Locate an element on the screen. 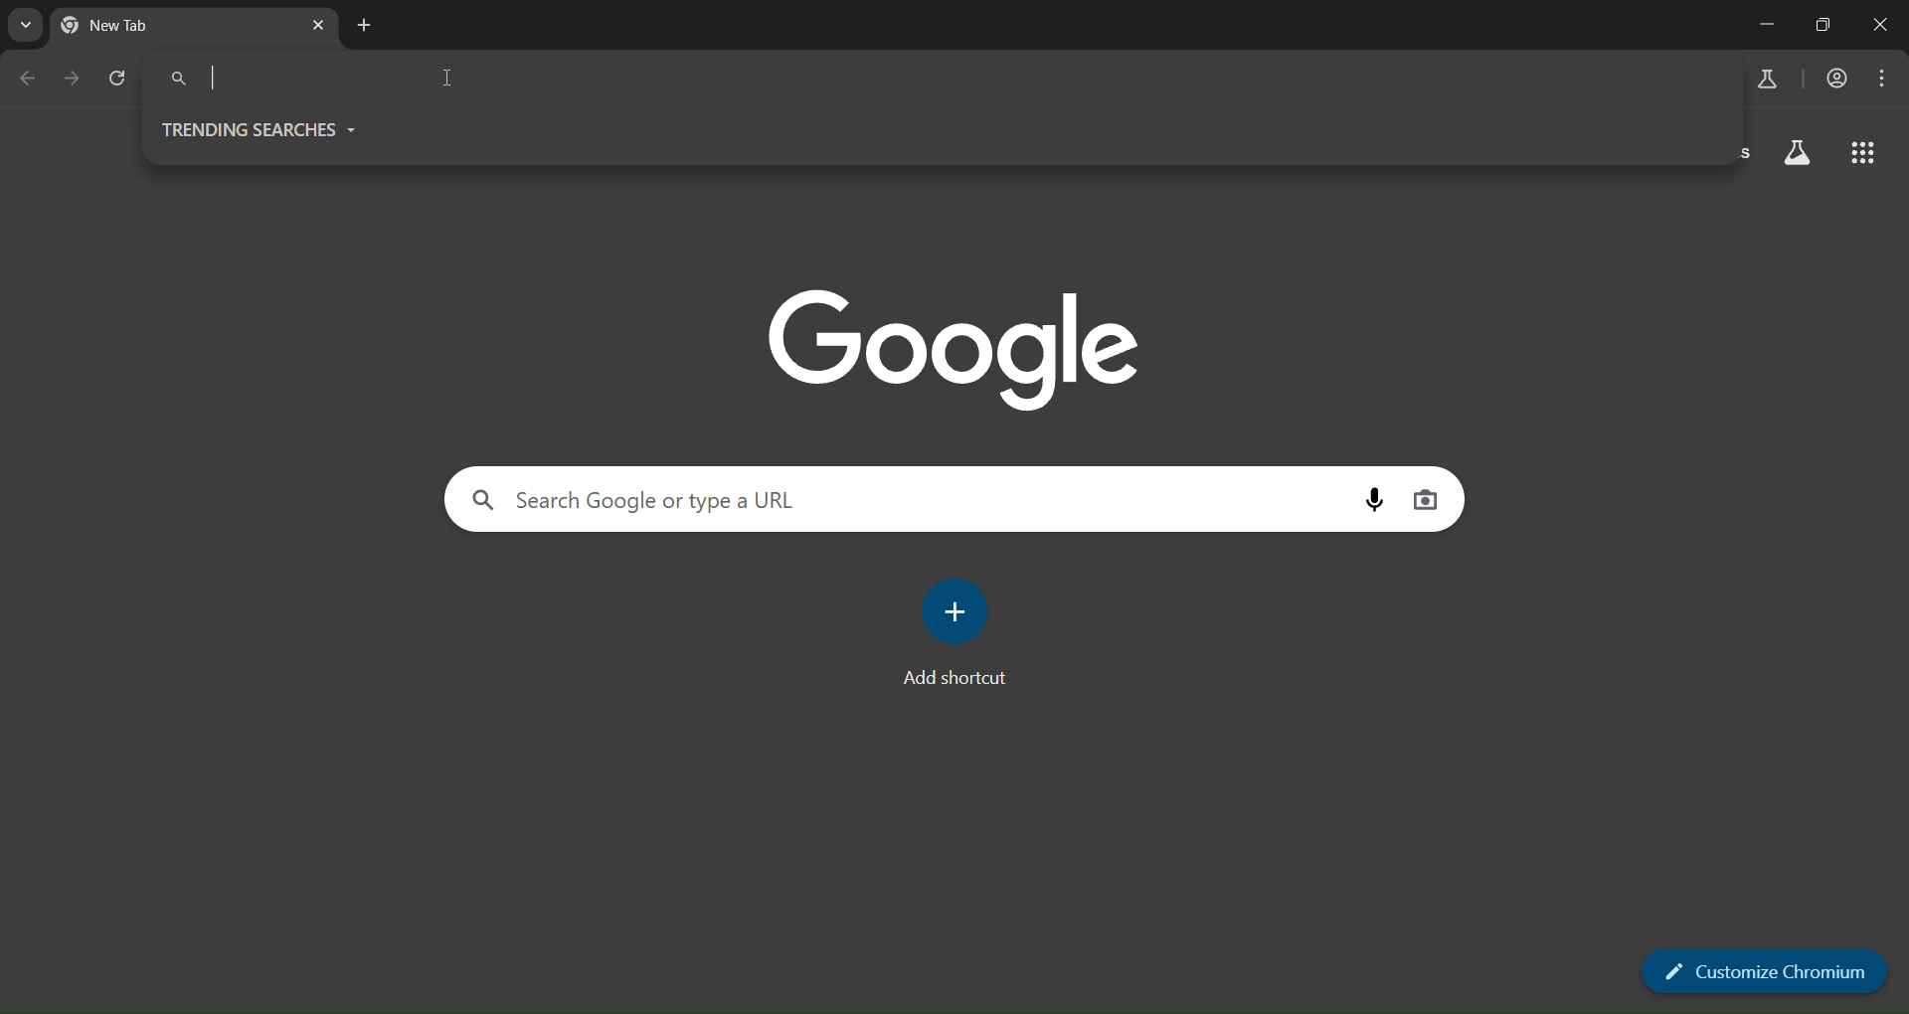 Image resolution: width=1909 pixels, height=1014 pixels. cursor is located at coordinates (451, 76).